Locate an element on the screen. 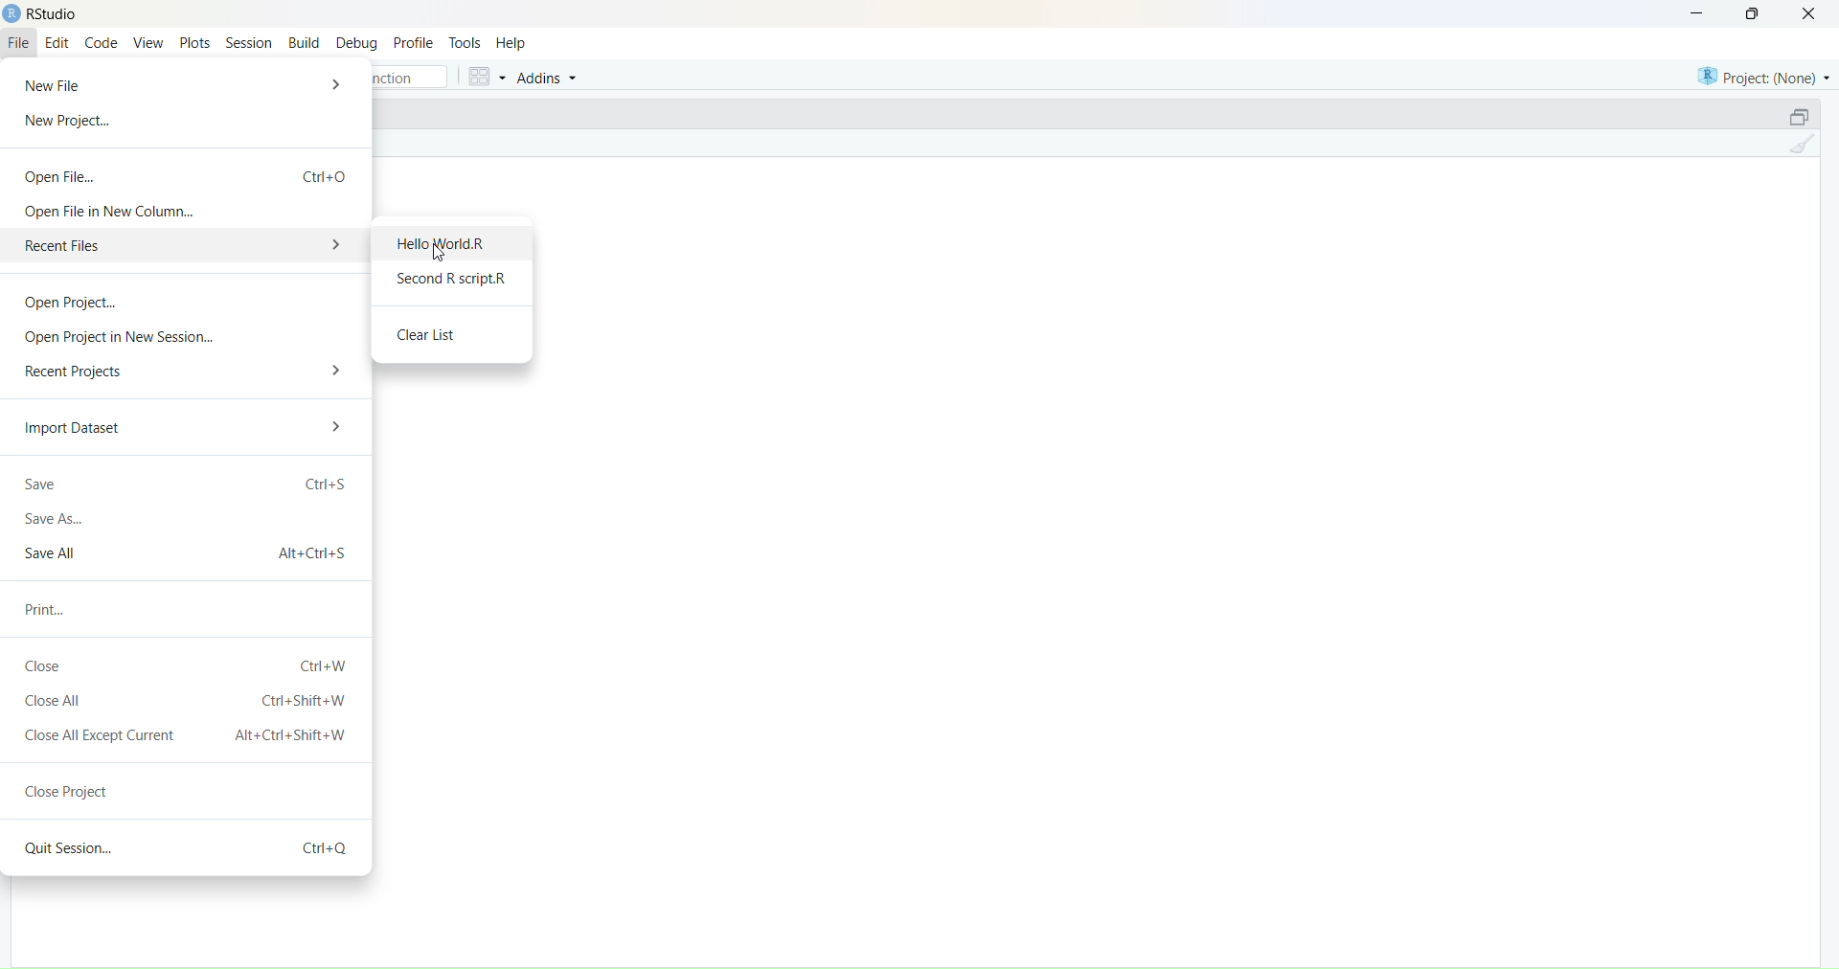 This screenshot has height=969, width=1839. More is located at coordinates (339, 83).